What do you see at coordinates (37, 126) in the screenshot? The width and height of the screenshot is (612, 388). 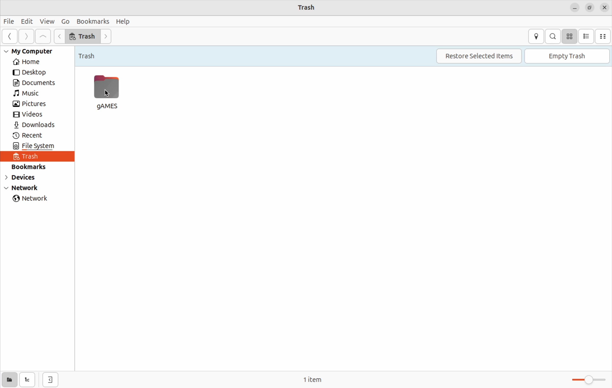 I see `downlaods` at bounding box center [37, 126].